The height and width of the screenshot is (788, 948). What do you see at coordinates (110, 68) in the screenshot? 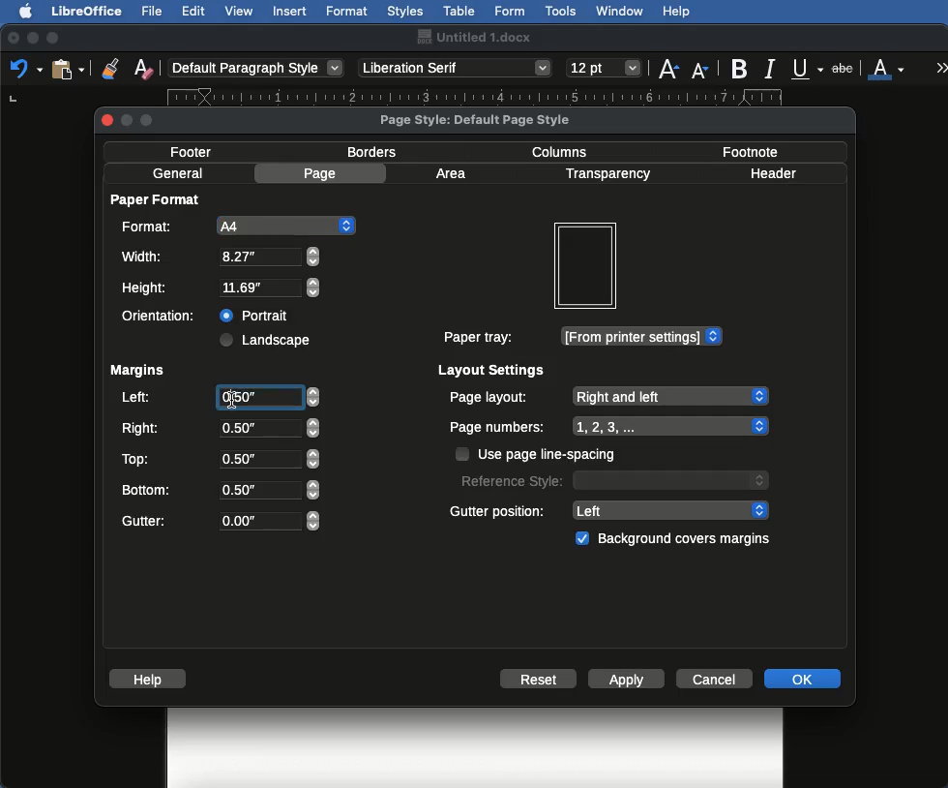
I see `Clone formatting` at bounding box center [110, 68].